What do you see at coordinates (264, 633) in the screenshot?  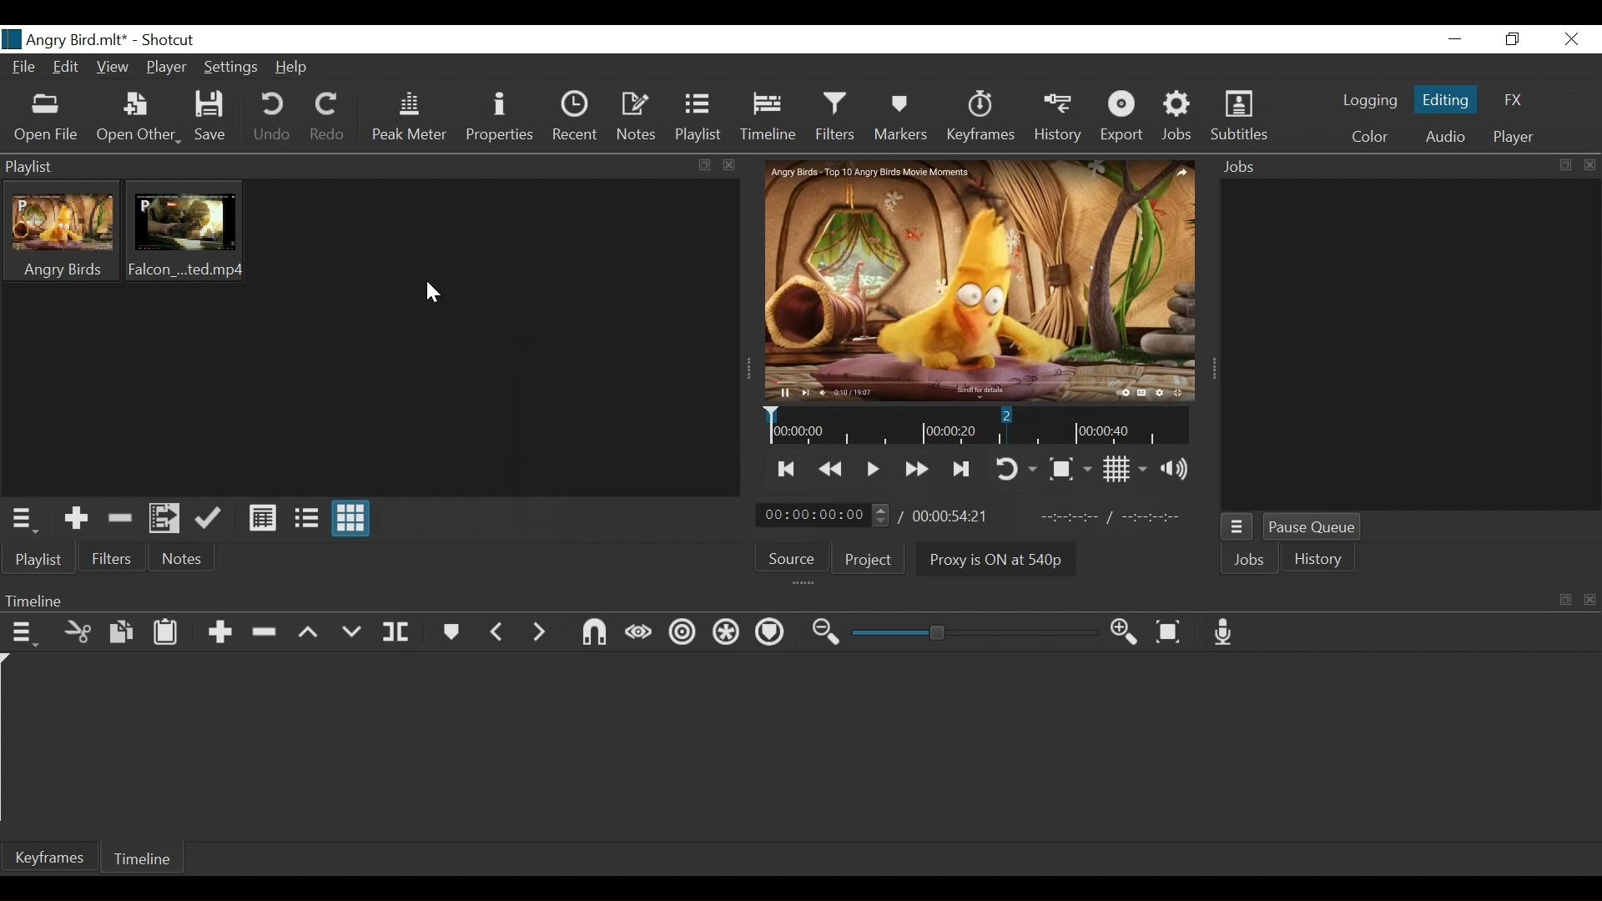 I see `Ripple delete` at bounding box center [264, 633].